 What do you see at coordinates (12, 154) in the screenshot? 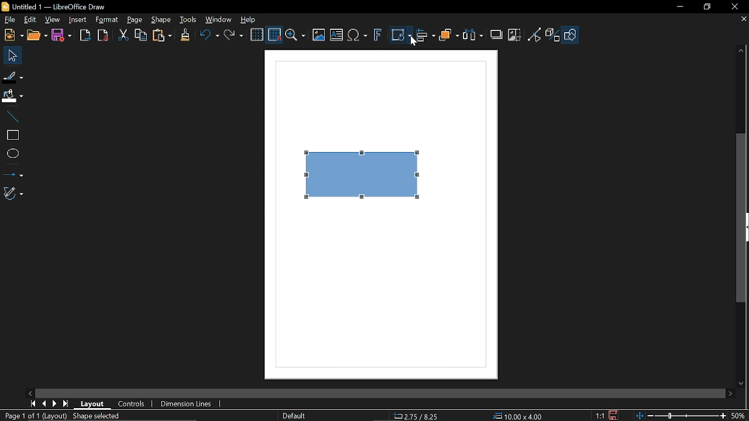
I see `Ellipse` at bounding box center [12, 154].